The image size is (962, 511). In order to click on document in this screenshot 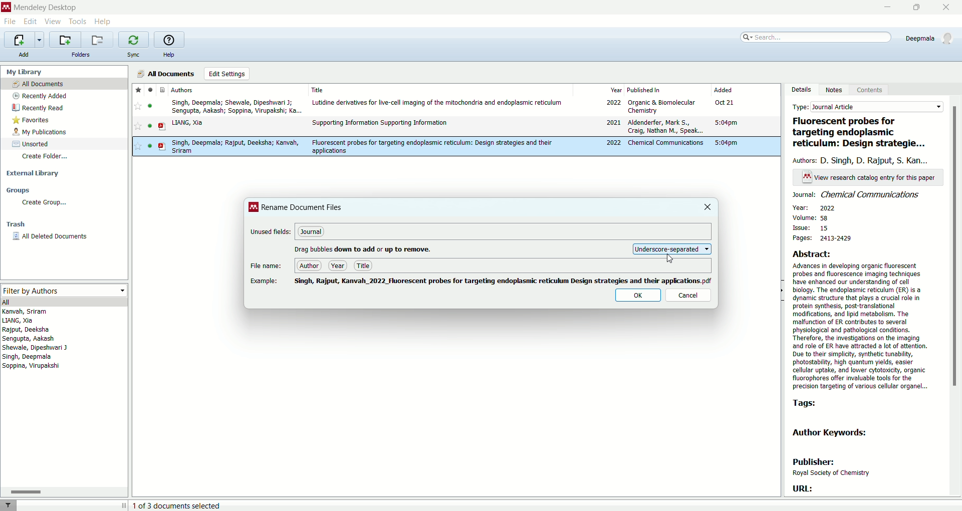, I will do `click(163, 146)`.